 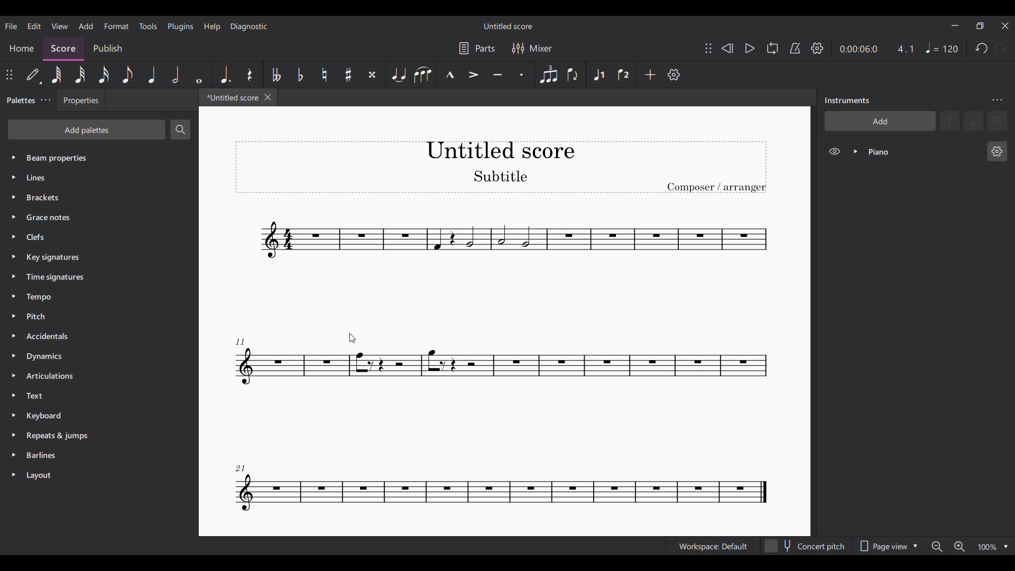 I want to click on Lines, so click(x=94, y=177).